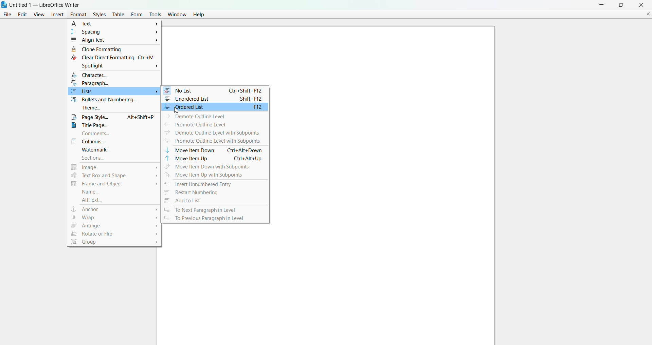 The width and height of the screenshot is (652, 345). Describe the element at coordinates (114, 244) in the screenshot. I see `group` at that location.